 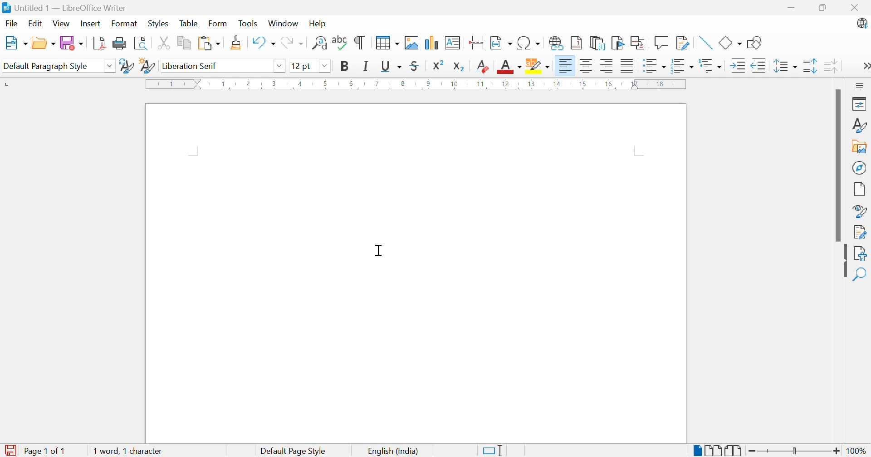 What do you see at coordinates (460, 67) in the screenshot?
I see `Subscript` at bounding box center [460, 67].